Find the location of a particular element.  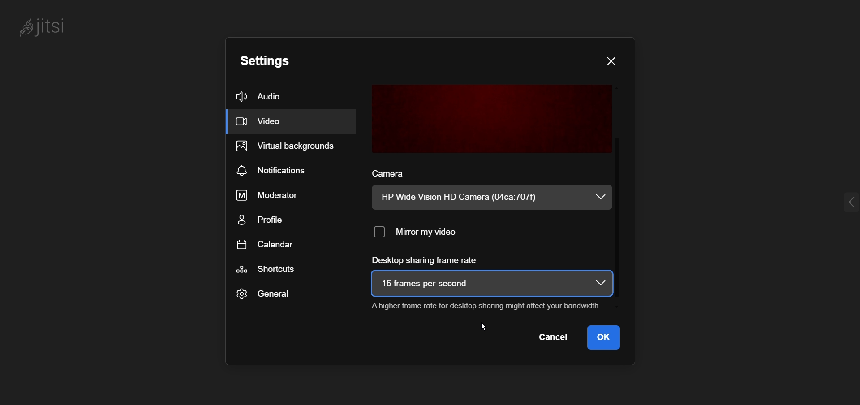

dropdown is located at coordinates (600, 197).